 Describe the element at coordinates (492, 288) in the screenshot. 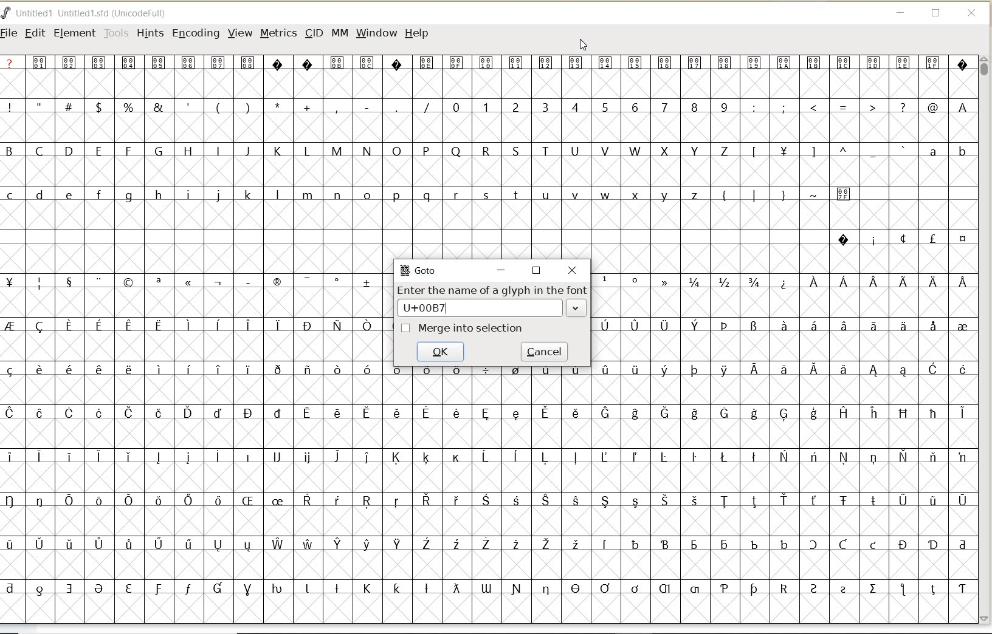

I see `Enter the name of a glyph in the font` at that location.